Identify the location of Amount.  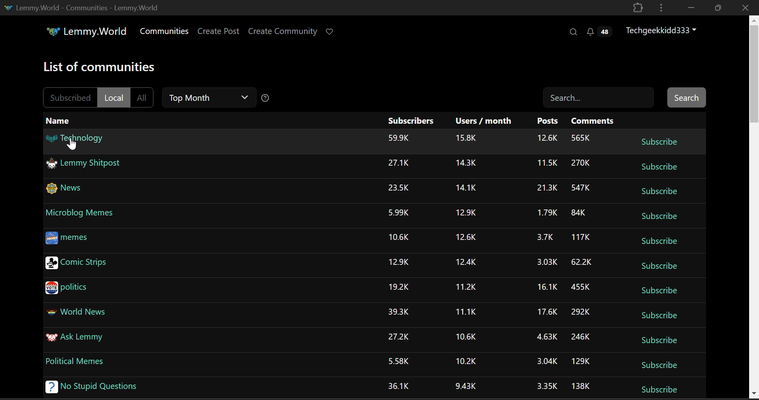
(548, 362).